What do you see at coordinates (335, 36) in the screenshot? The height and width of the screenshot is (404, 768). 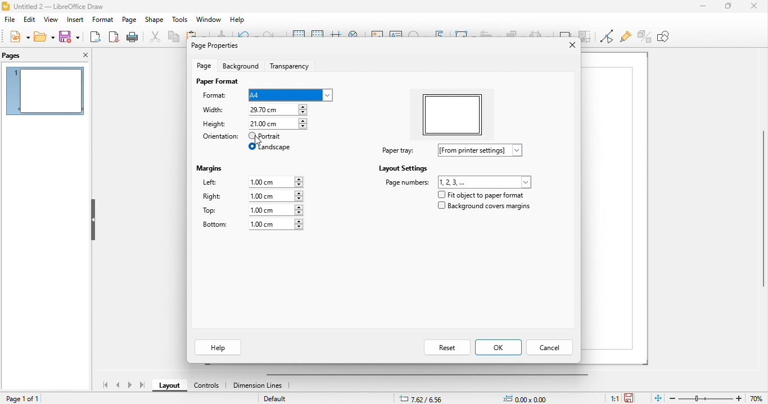 I see `helplines while moving` at bounding box center [335, 36].